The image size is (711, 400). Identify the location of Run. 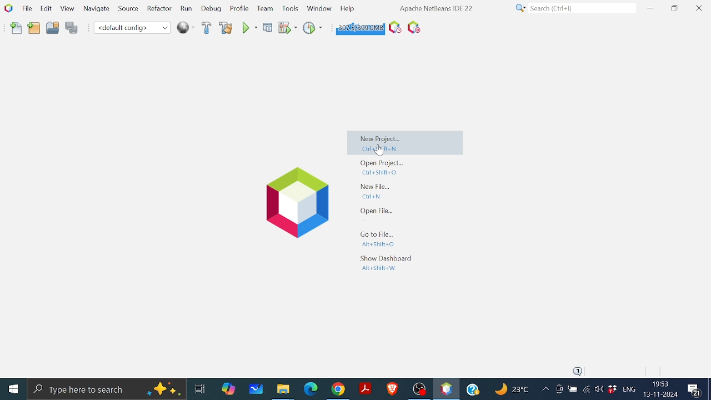
(249, 28).